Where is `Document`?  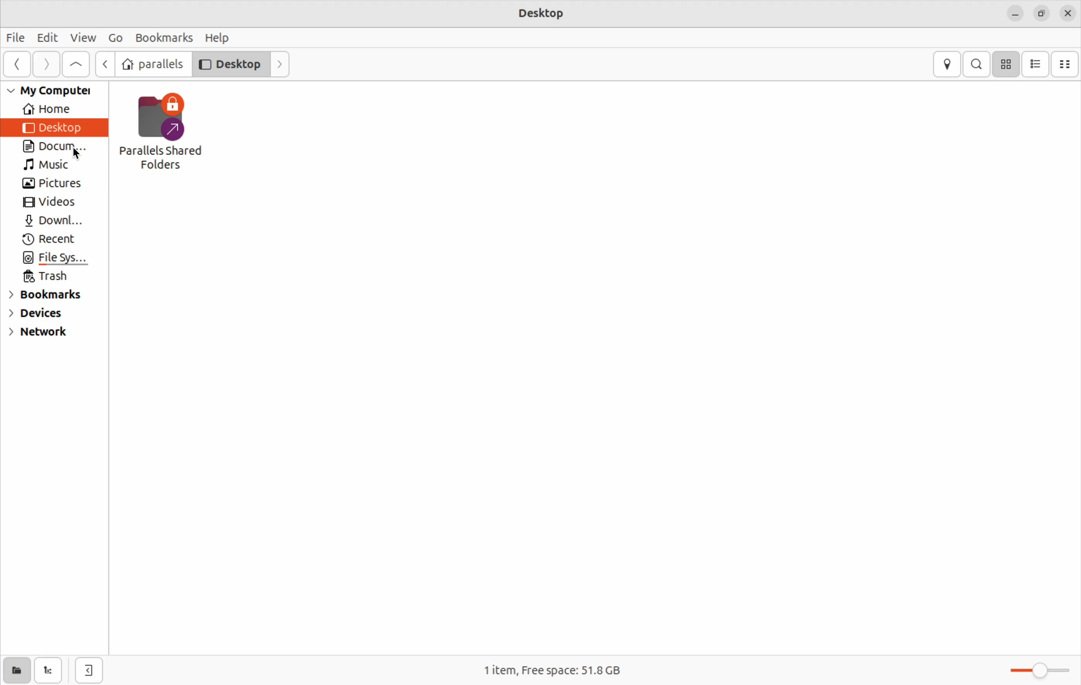
Document is located at coordinates (58, 148).